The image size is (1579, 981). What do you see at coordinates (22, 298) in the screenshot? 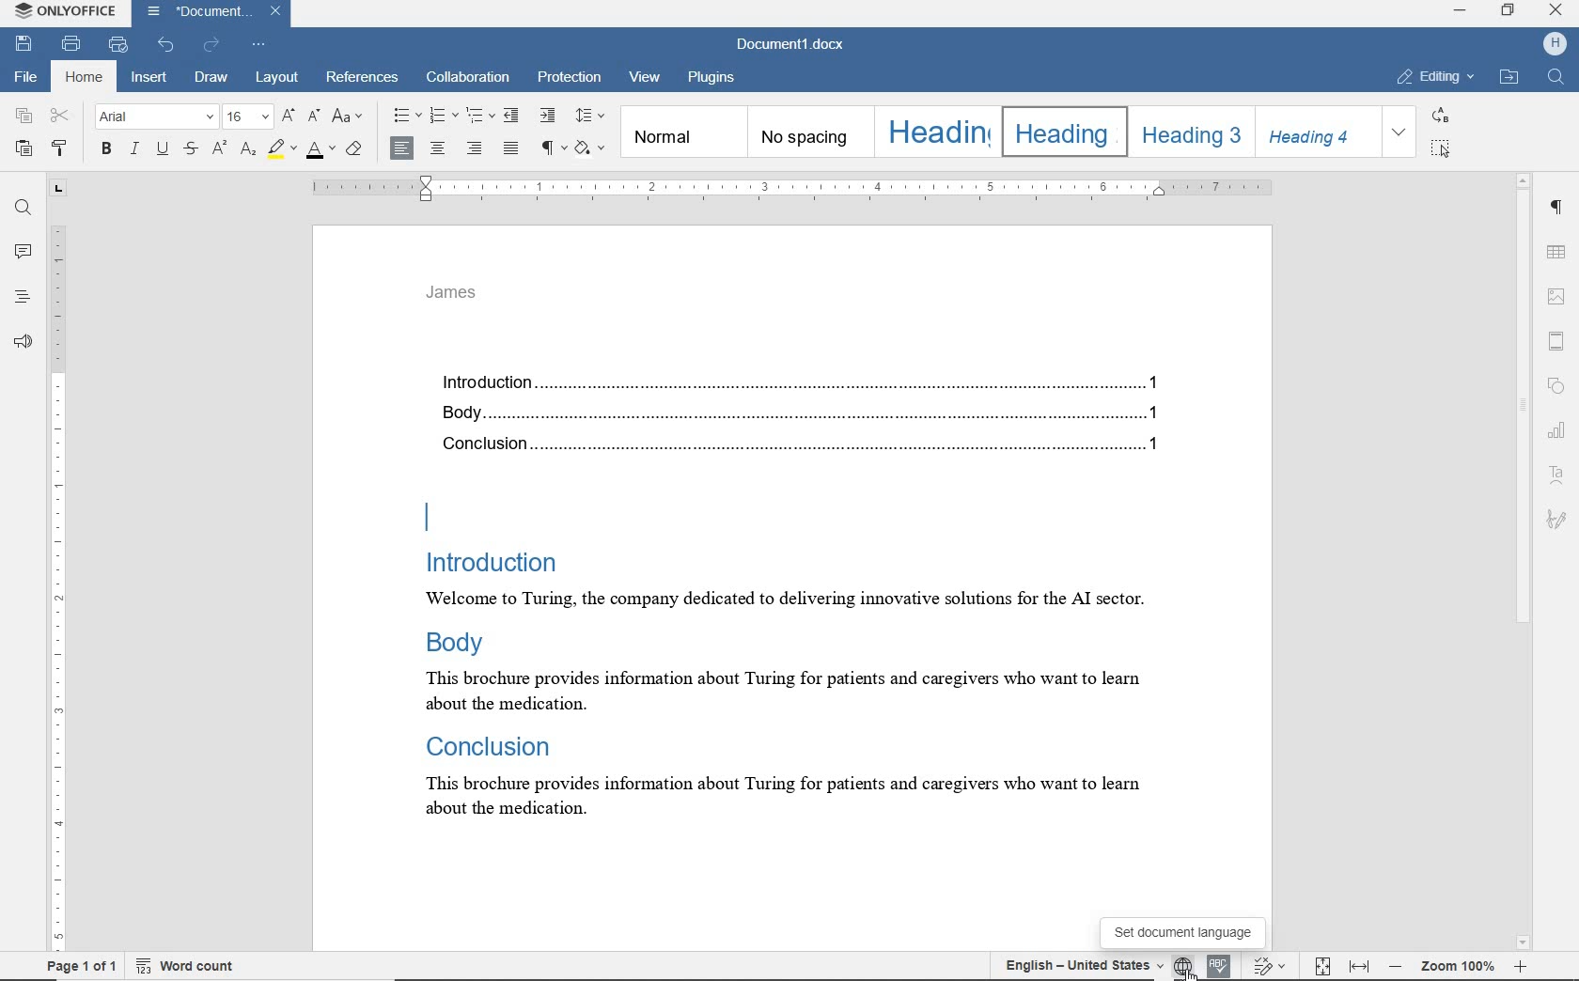
I see `headings` at bounding box center [22, 298].